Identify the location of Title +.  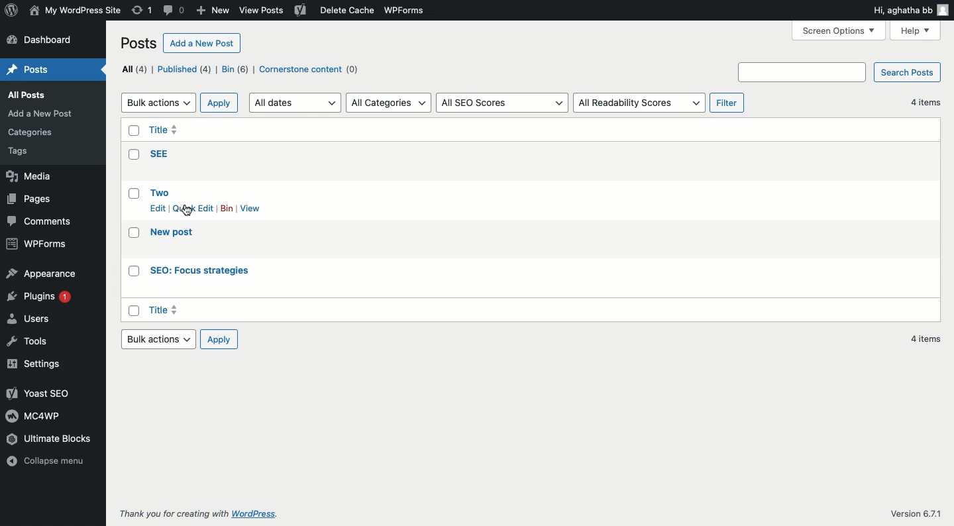
(165, 310).